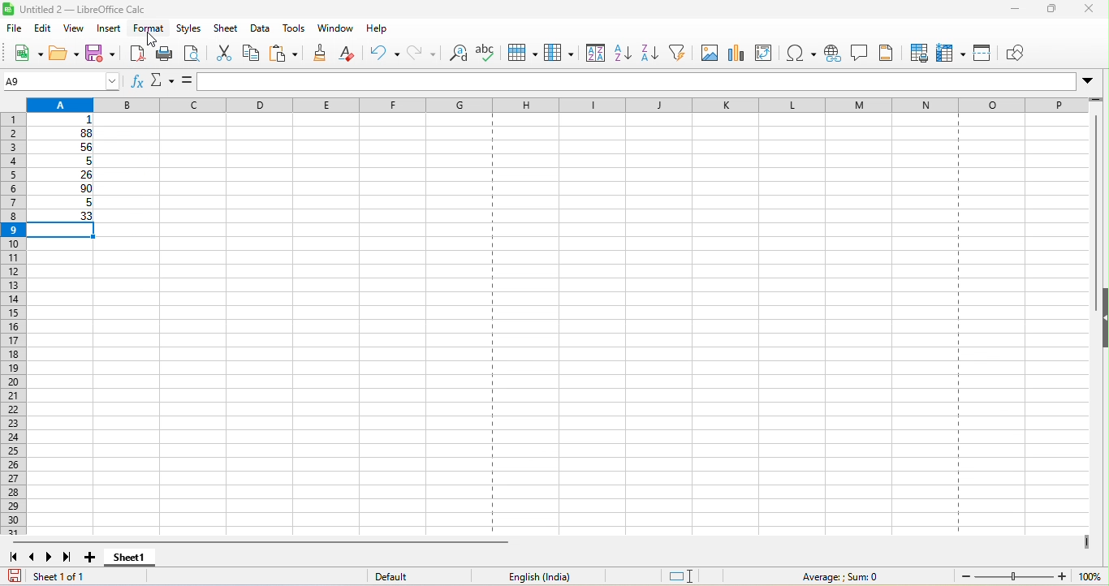 The image size is (1109, 586). I want to click on new, so click(23, 52).